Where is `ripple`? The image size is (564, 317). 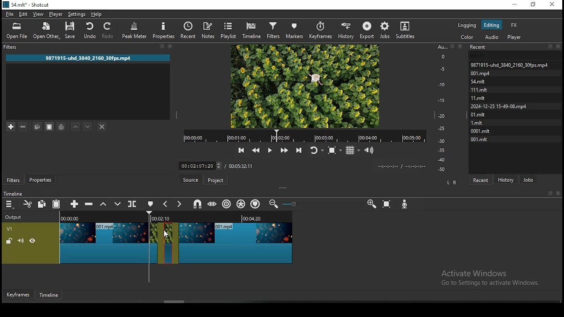 ripple is located at coordinates (225, 204).